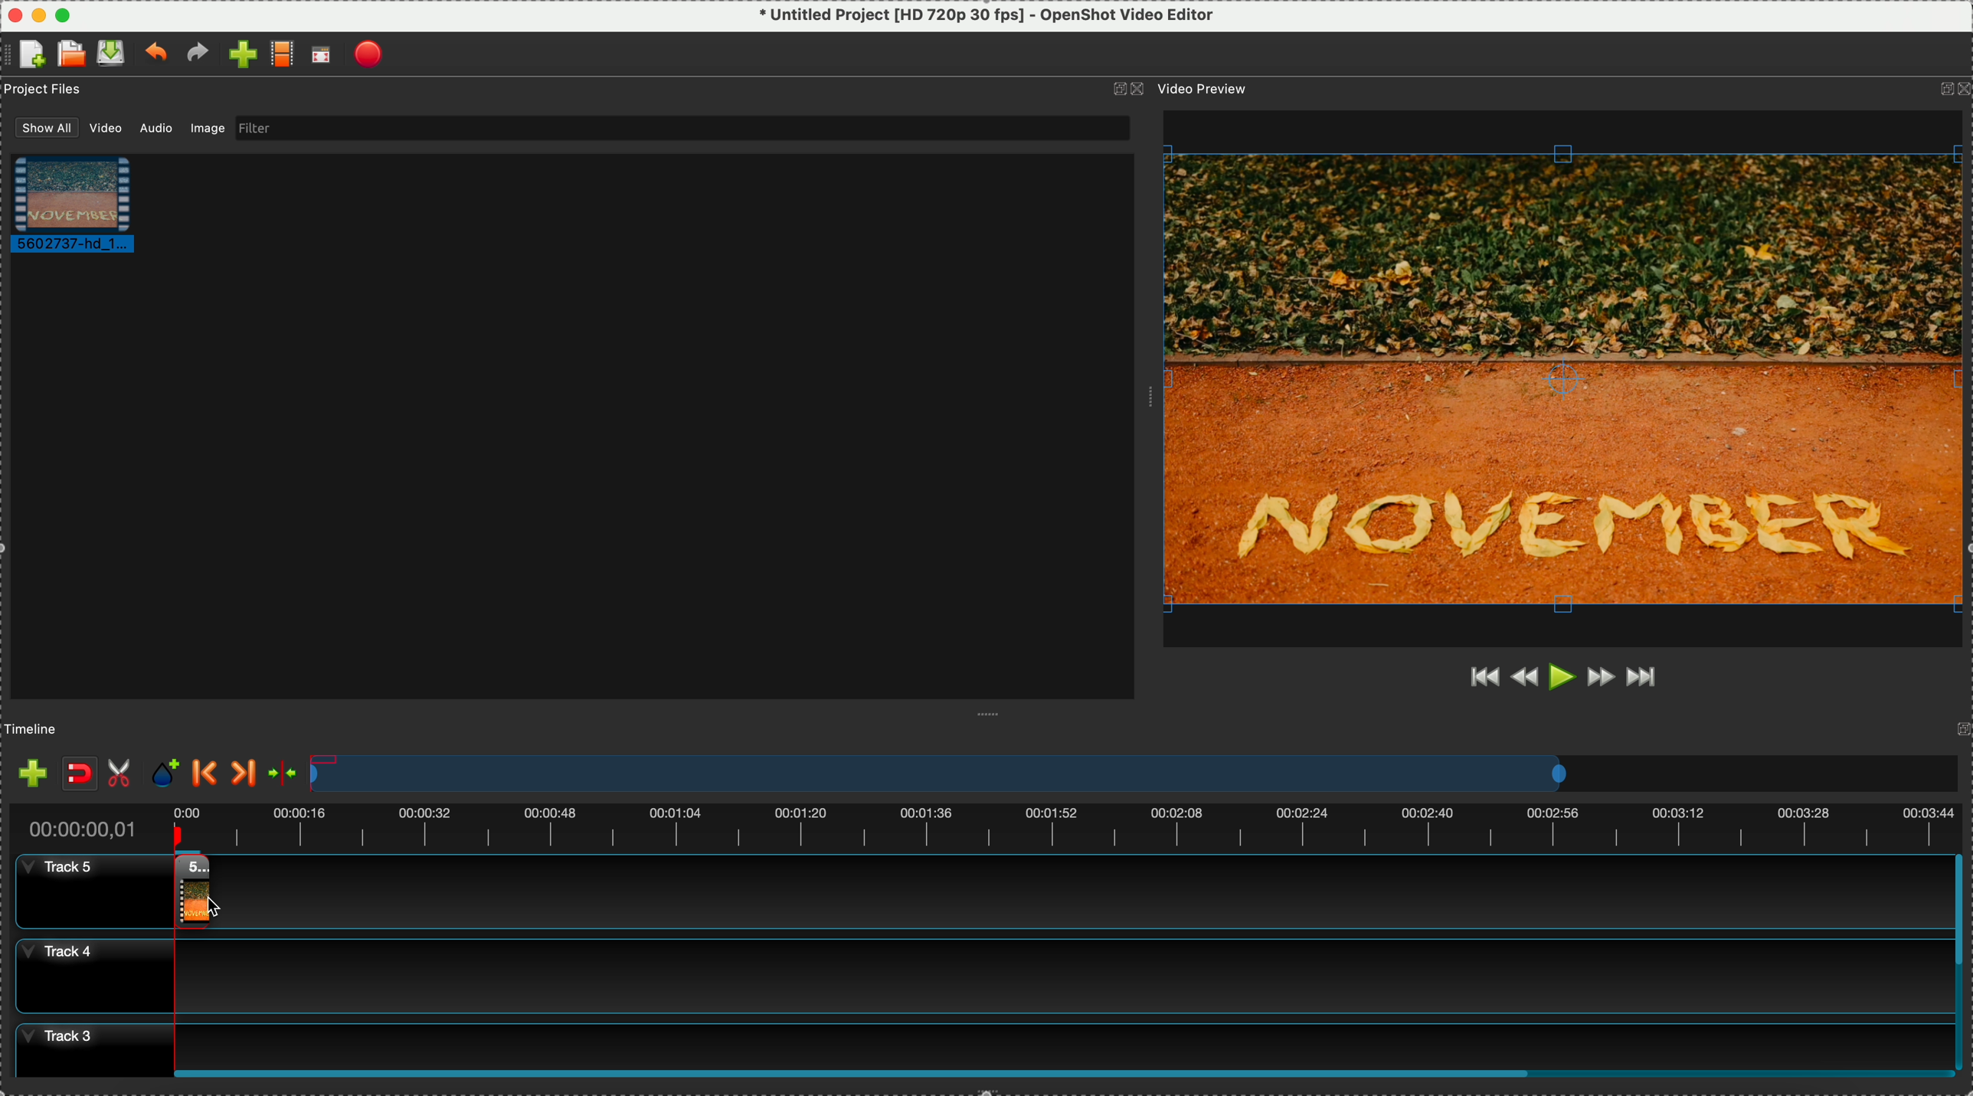 This screenshot has height=1096, width=1973. Describe the element at coordinates (204, 774) in the screenshot. I see `previous marker` at that location.